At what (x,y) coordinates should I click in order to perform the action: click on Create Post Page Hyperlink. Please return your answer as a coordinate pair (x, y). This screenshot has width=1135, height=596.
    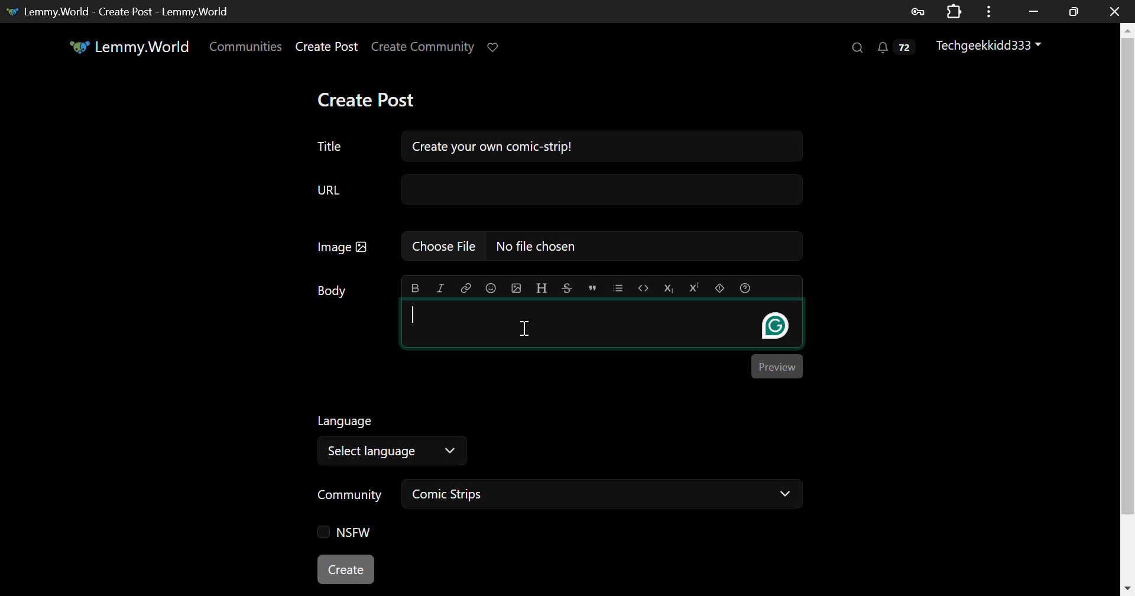
    Looking at the image, I should click on (329, 46).